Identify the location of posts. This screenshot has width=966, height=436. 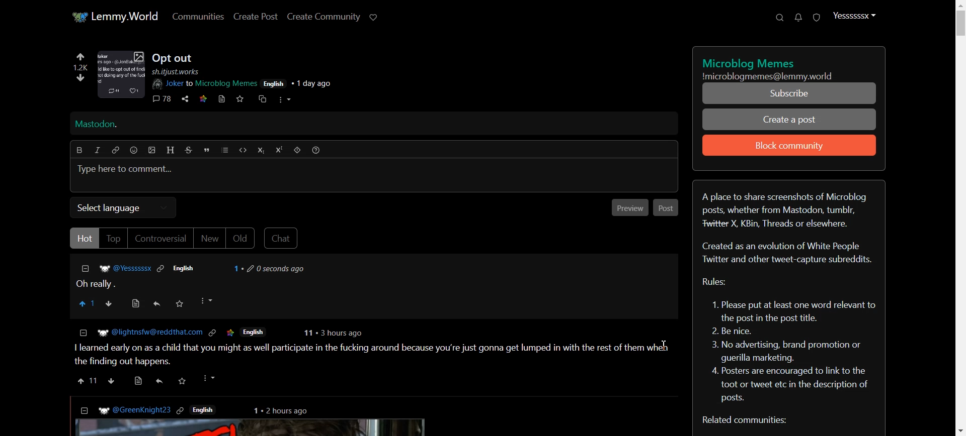
(368, 416).